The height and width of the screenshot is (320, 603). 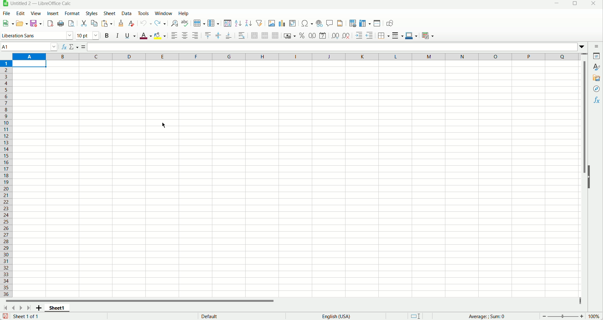 What do you see at coordinates (174, 23) in the screenshot?
I see `Find and replace` at bounding box center [174, 23].